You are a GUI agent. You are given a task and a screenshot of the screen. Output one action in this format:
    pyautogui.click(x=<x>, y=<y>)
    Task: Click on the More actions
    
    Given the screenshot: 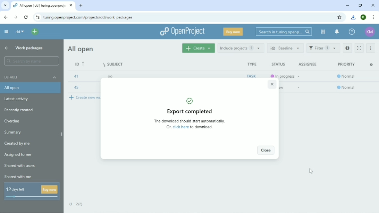 What is the action you would take?
    pyautogui.click(x=371, y=49)
    